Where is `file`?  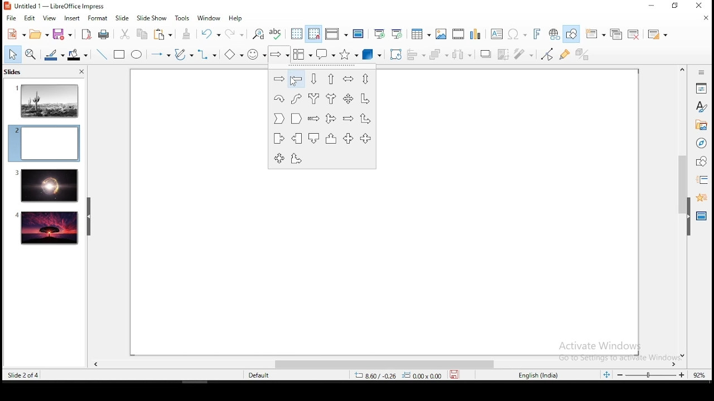
file is located at coordinates (12, 18).